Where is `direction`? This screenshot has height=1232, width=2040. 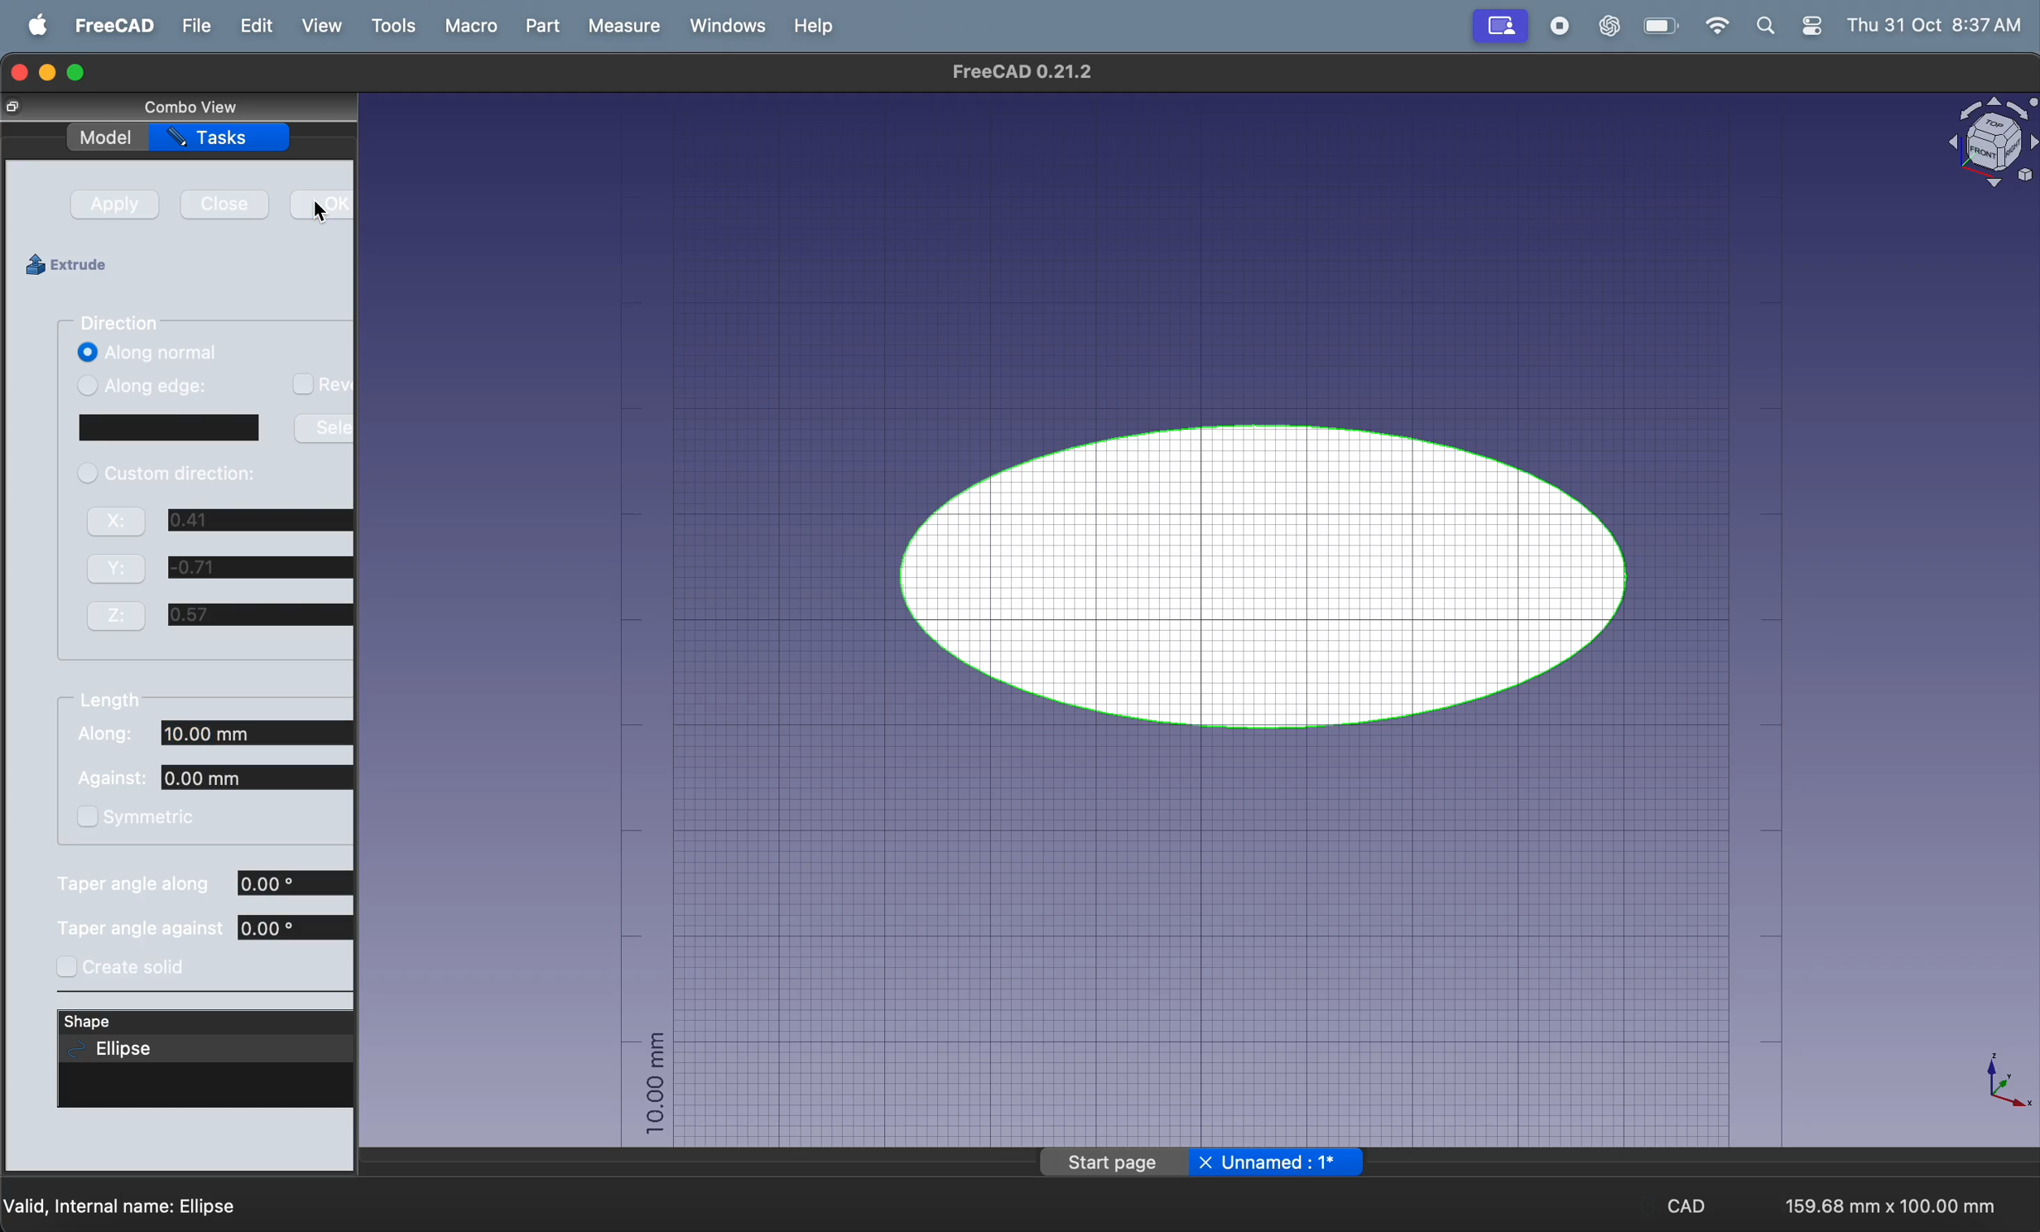
direction is located at coordinates (122, 324).